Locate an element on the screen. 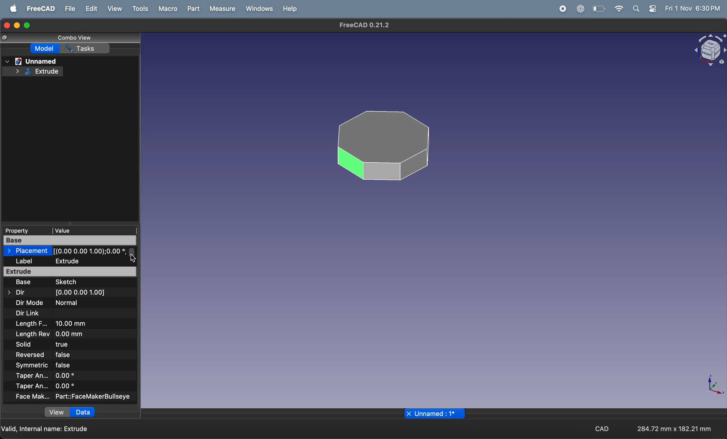  tools is located at coordinates (139, 9).